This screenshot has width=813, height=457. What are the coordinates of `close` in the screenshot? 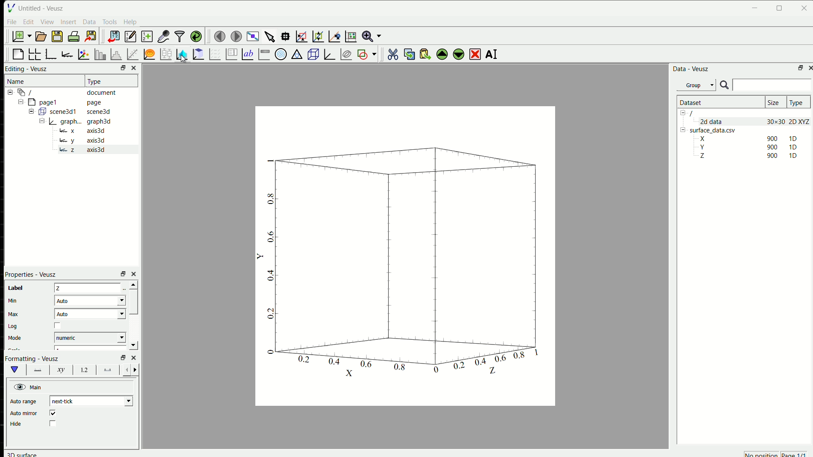 It's located at (810, 67).